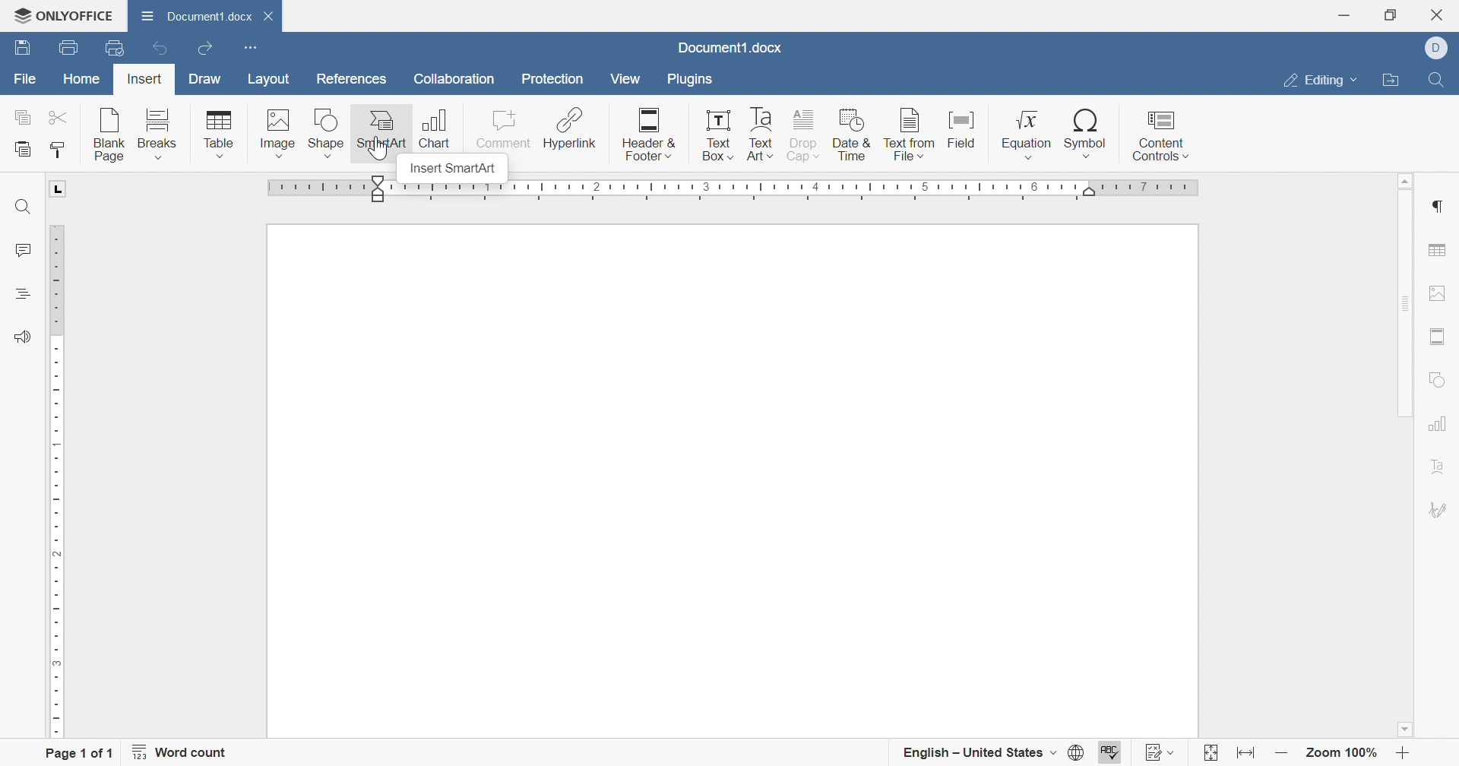  Describe the element at coordinates (267, 80) in the screenshot. I see `Layout` at that location.